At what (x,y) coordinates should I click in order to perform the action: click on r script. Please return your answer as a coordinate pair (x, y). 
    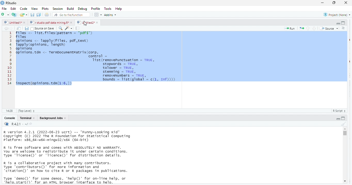
    Looking at the image, I should click on (340, 111).